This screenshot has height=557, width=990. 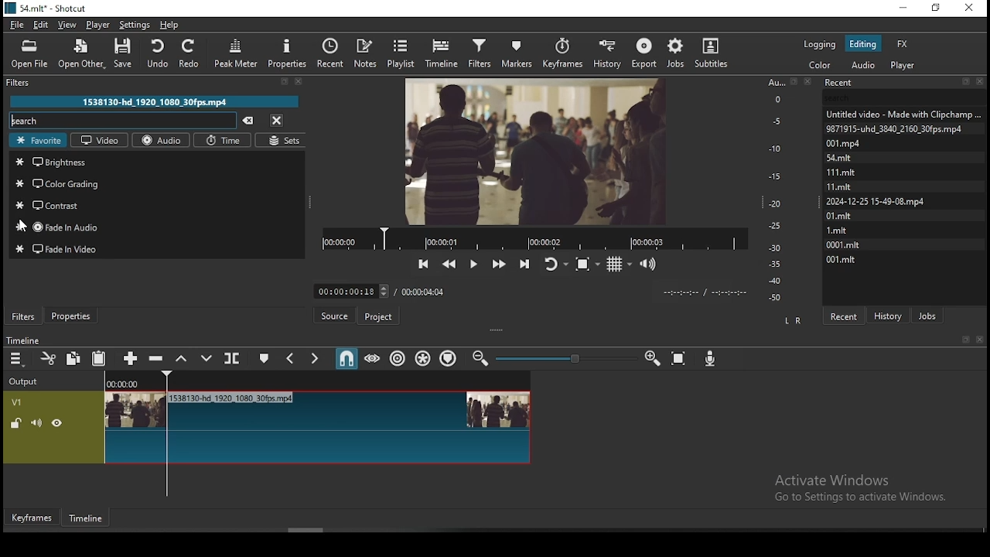 I want to click on create/edit marker, so click(x=265, y=357).